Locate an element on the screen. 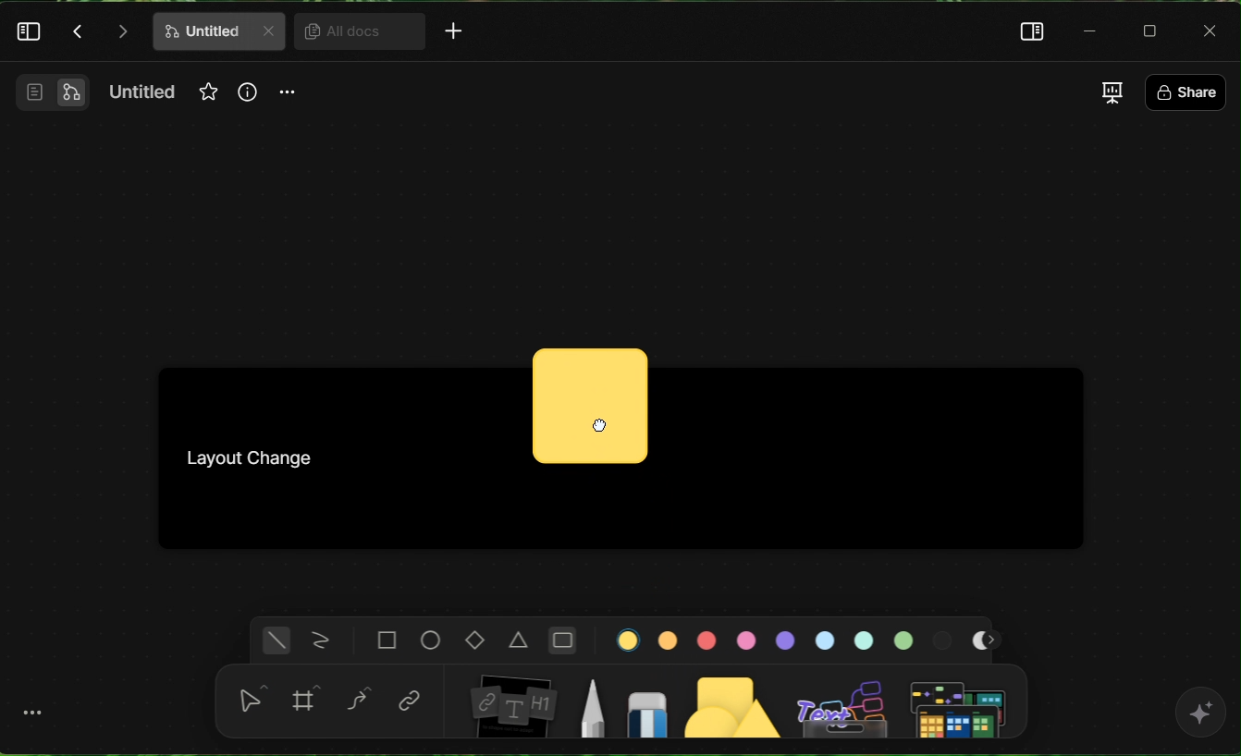  doc is located at coordinates (219, 31).